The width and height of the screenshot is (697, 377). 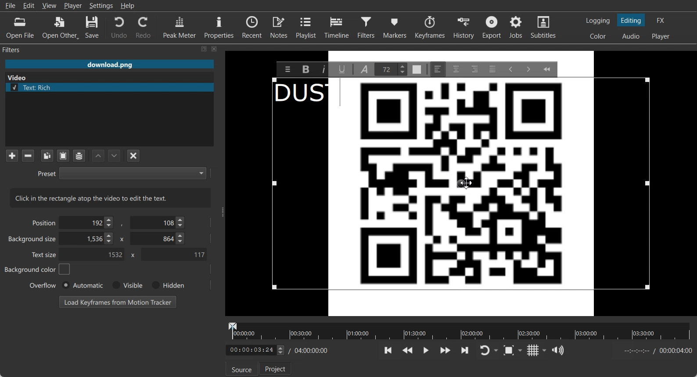 What do you see at coordinates (126, 285) in the screenshot?
I see `Visible` at bounding box center [126, 285].